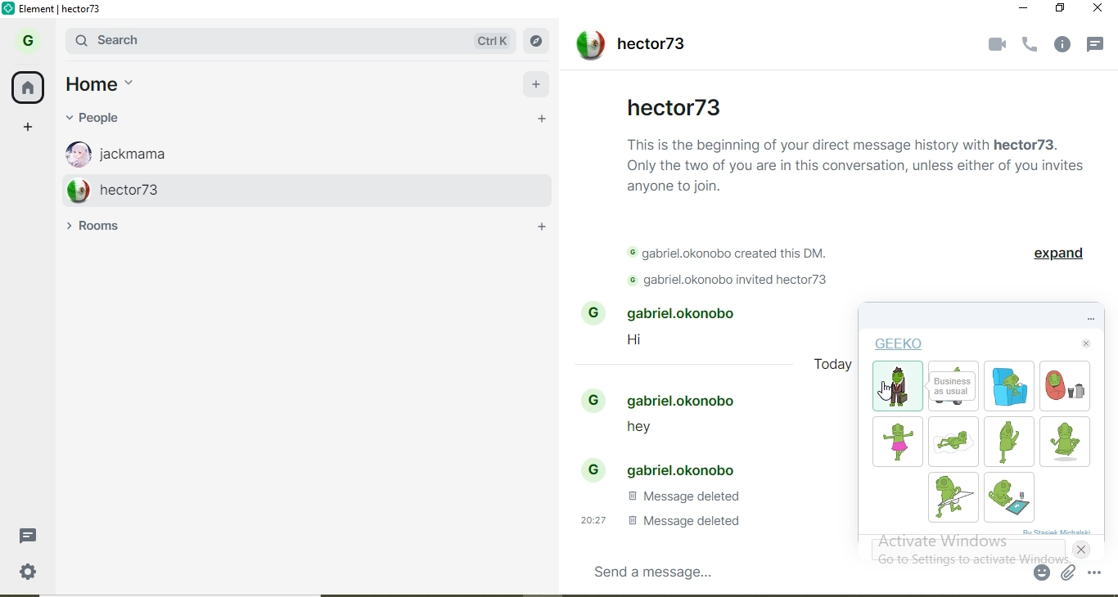  I want to click on rooms, so click(101, 227).